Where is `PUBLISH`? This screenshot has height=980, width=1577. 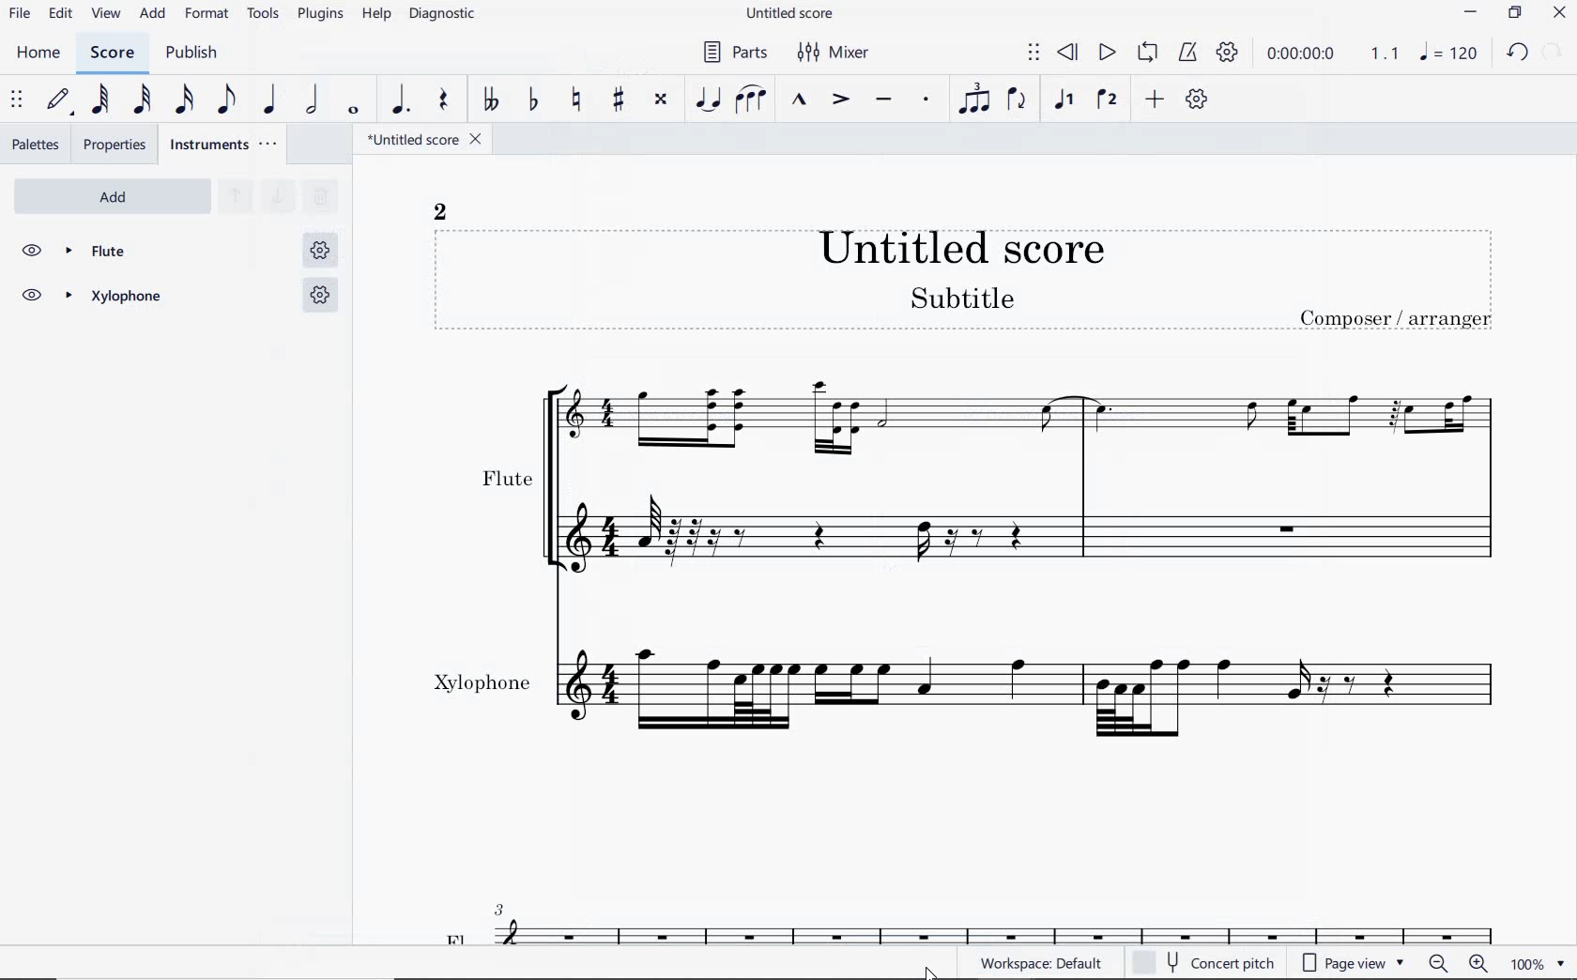 PUBLISH is located at coordinates (196, 54).